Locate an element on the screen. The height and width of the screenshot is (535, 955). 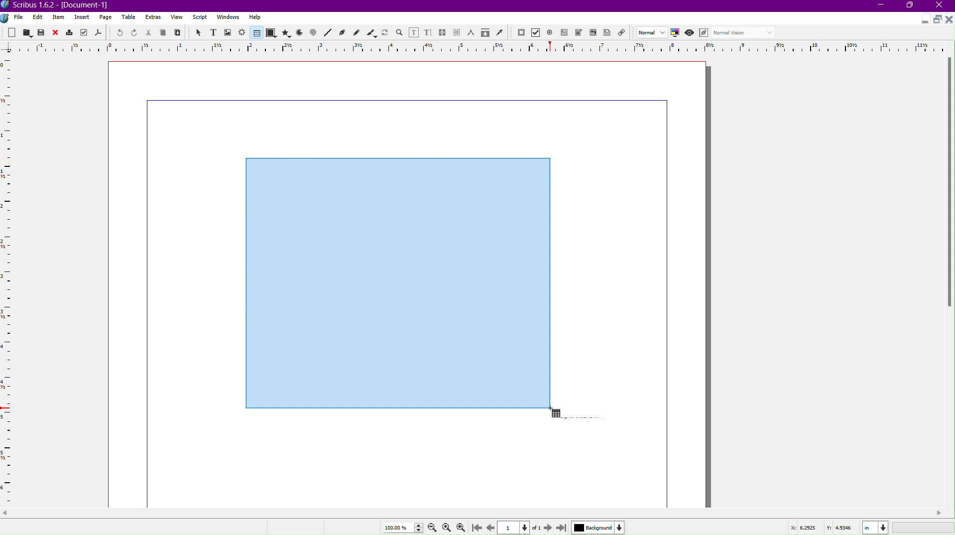
Edit is located at coordinates (37, 17).